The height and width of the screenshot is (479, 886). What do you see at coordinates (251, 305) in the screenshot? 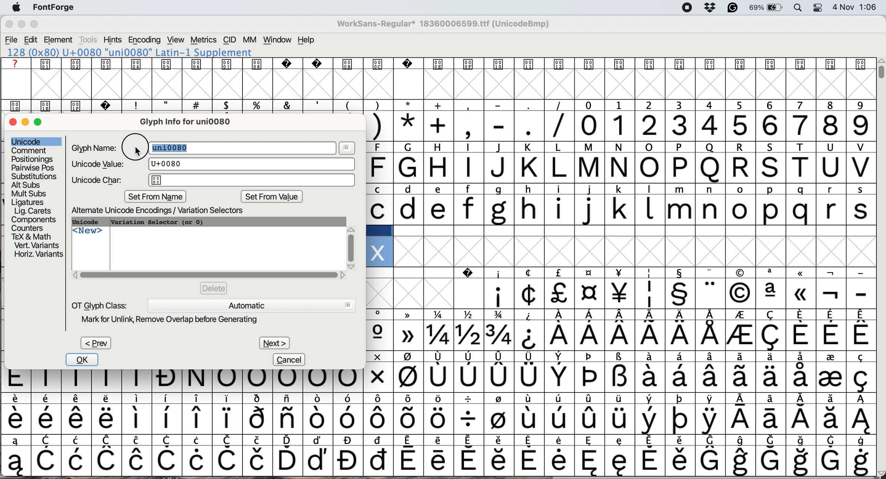
I see `automatic` at bounding box center [251, 305].